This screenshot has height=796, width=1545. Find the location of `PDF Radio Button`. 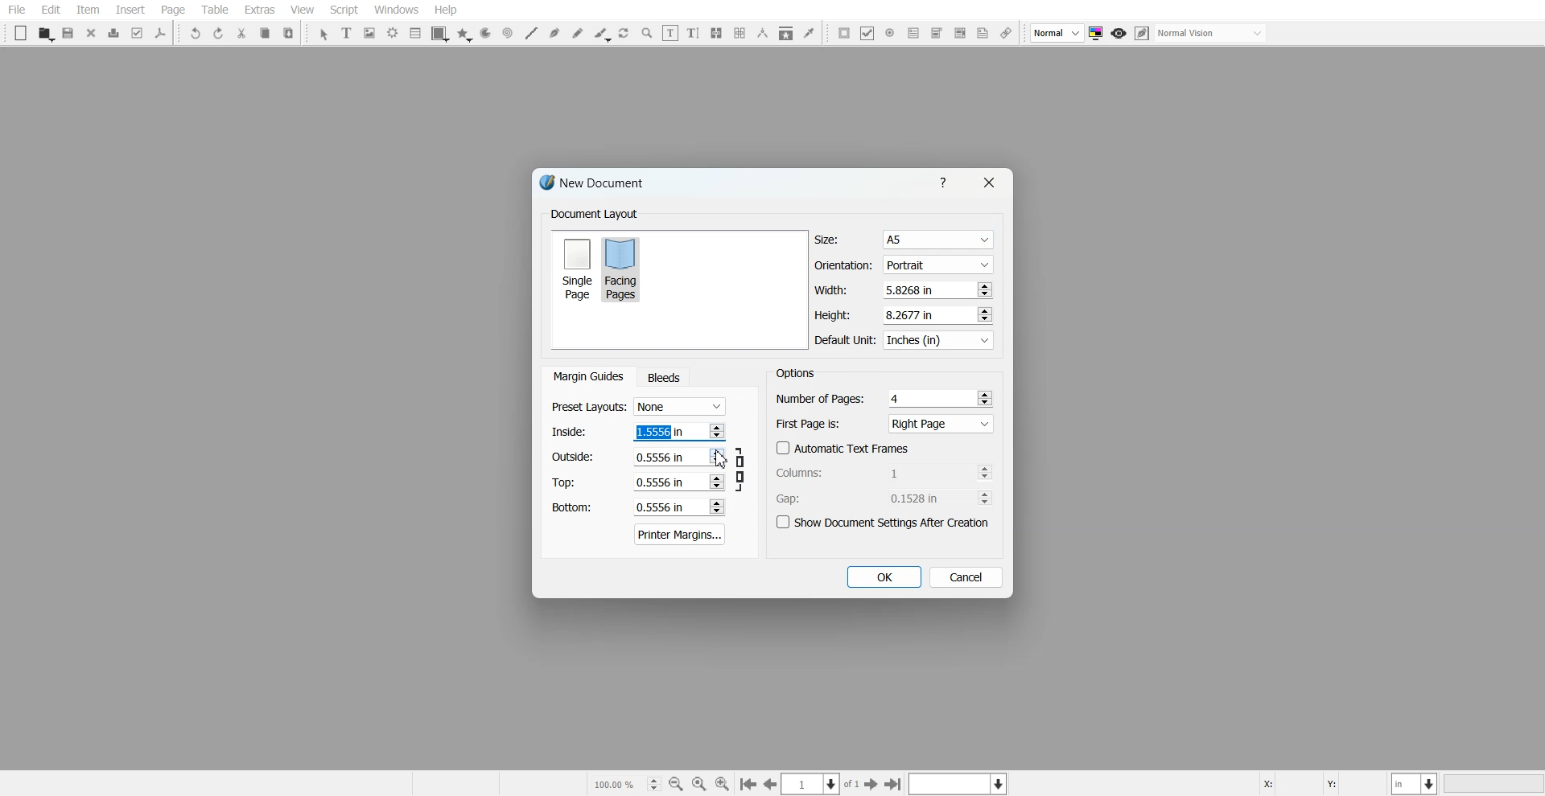

PDF Radio Button is located at coordinates (890, 33).